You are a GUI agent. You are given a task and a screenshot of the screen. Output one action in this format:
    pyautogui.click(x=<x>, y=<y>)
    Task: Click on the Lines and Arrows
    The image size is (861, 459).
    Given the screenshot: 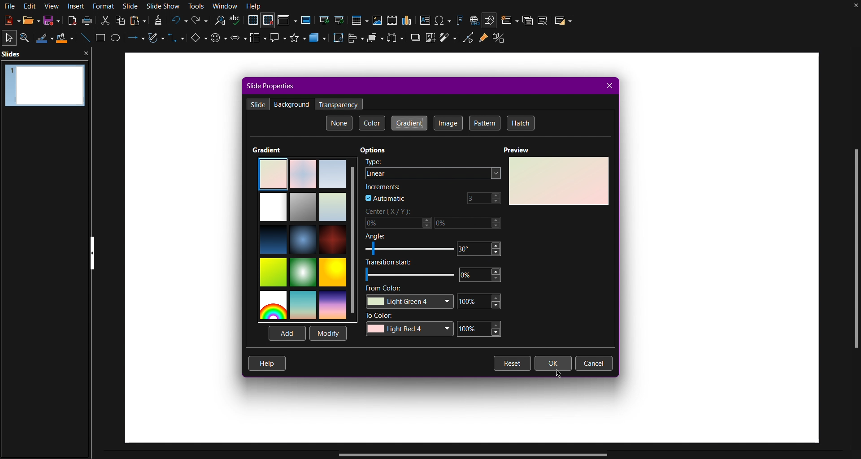 What is the action you would take?
    pyautogui.click(x=134, y=40)
    